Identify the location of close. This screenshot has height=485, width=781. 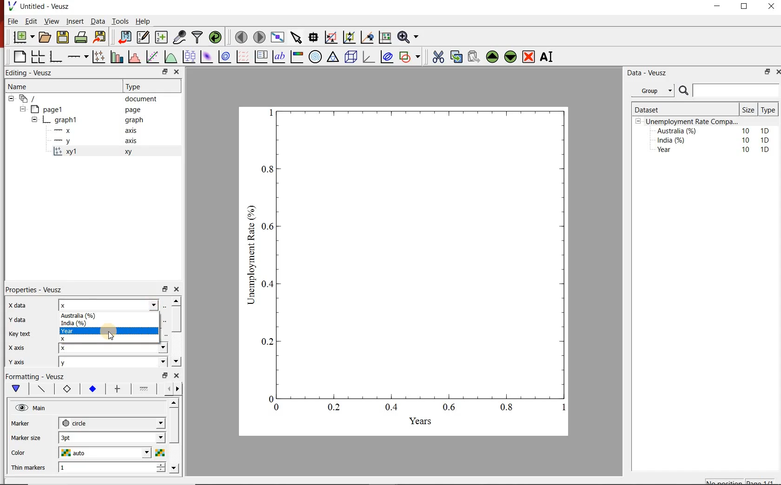
(177, 72).